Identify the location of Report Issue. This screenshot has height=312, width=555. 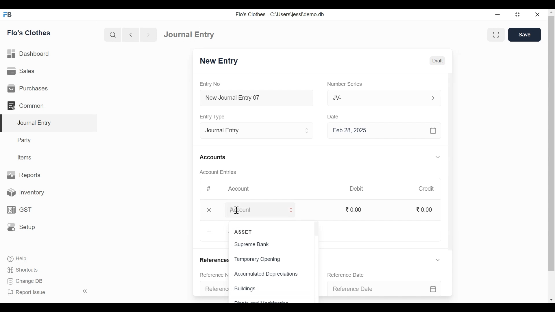
(26, 292).